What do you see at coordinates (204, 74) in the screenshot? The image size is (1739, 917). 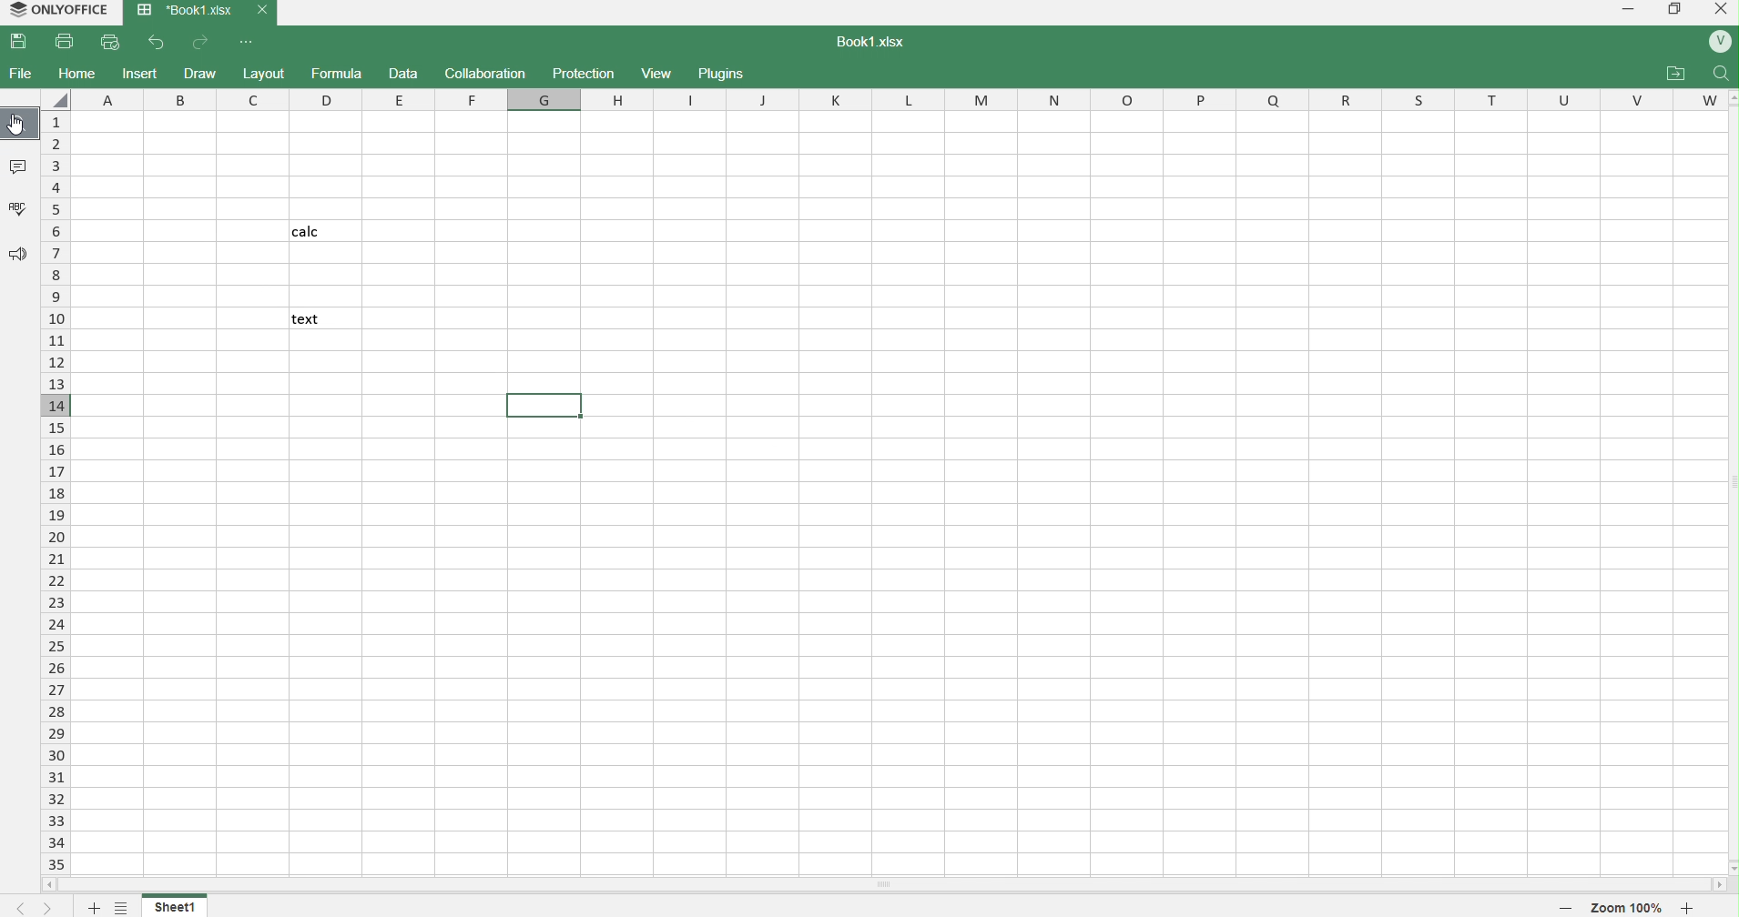 I see `draw` at bounding box center [204, 74].